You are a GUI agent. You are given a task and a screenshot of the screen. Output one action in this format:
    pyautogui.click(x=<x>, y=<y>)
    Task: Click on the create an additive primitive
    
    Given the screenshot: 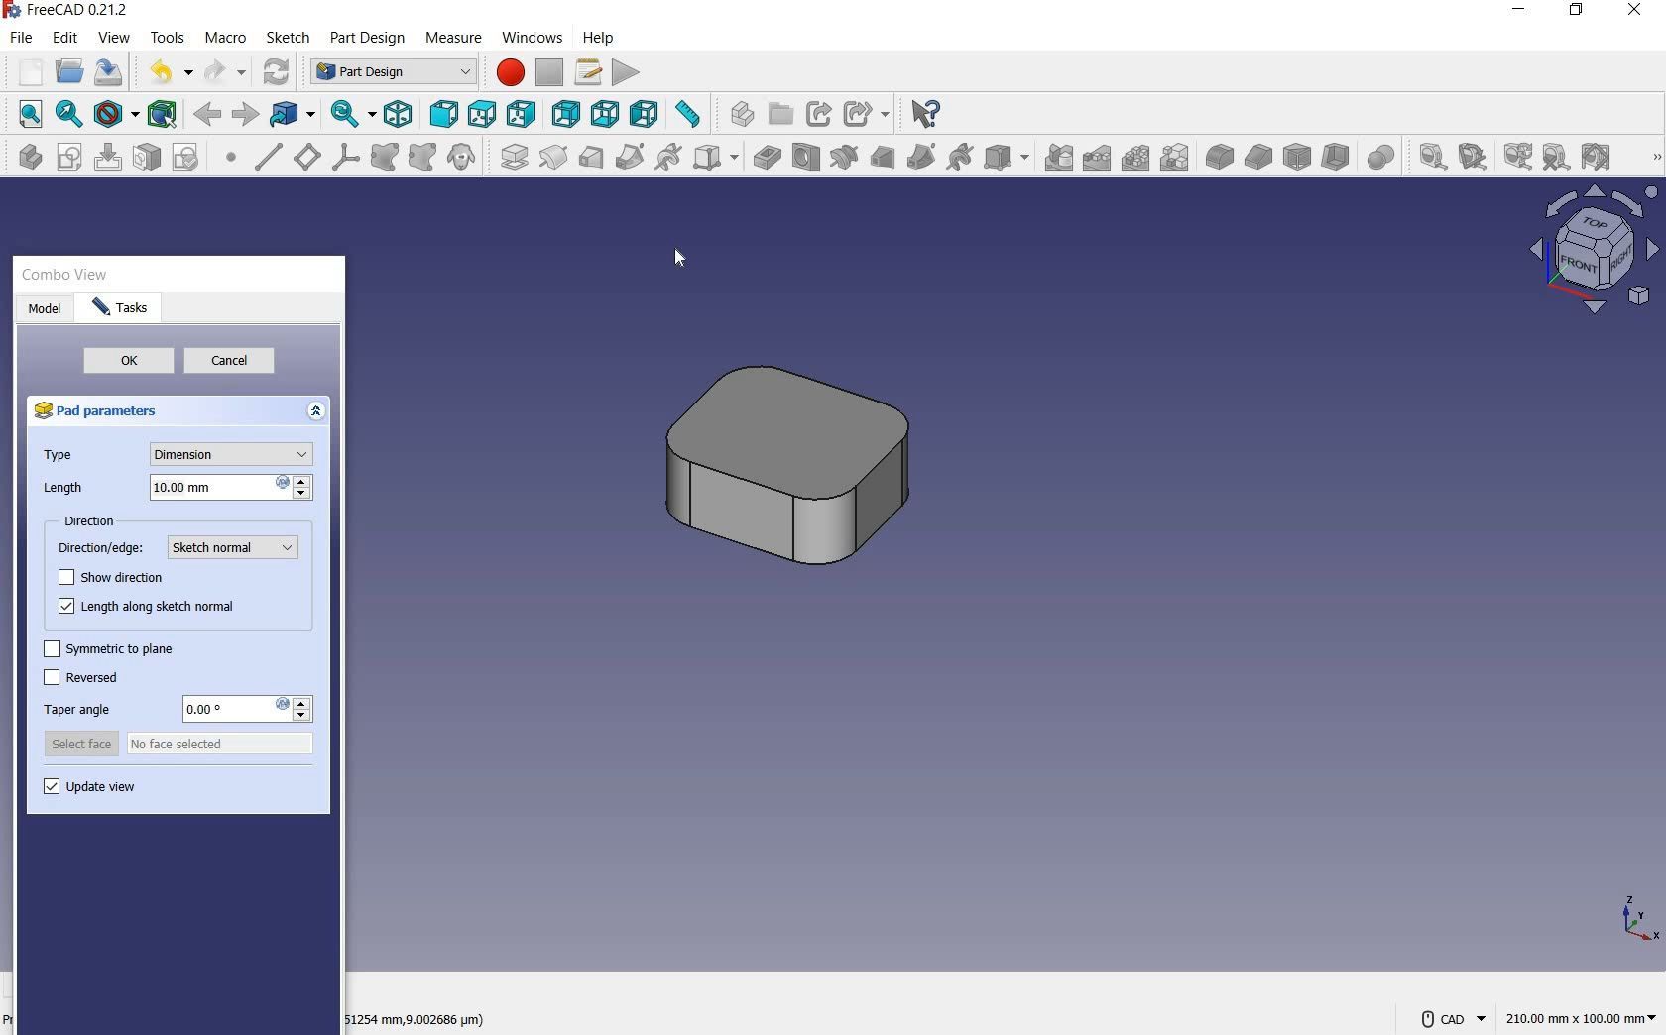 What is the action you would take?
    pyautogui.click(x=713, y=158)
    